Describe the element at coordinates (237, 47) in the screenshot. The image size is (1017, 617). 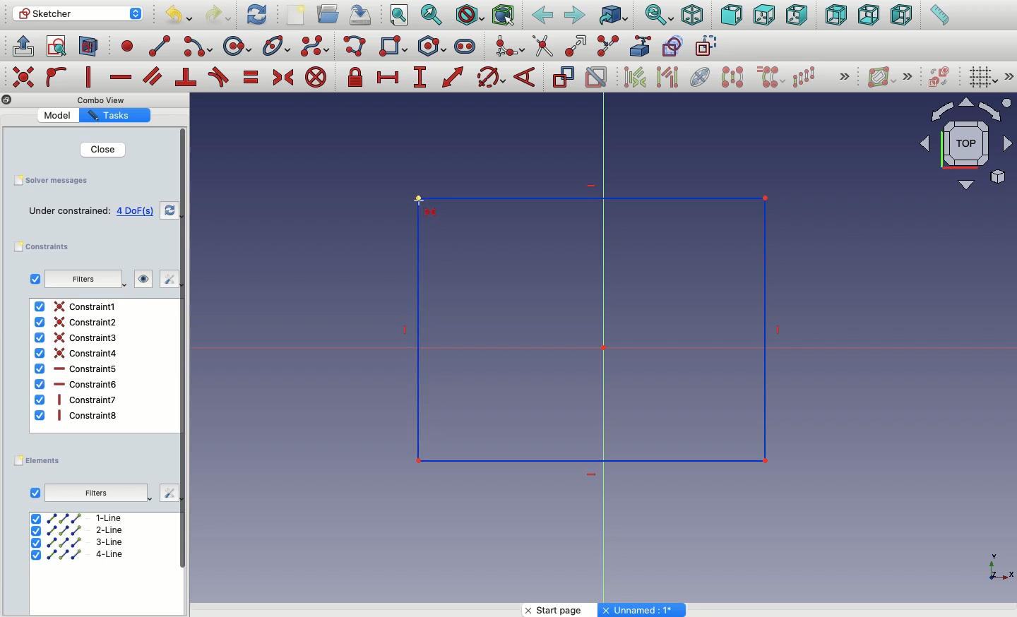
I see `circle` at that location.